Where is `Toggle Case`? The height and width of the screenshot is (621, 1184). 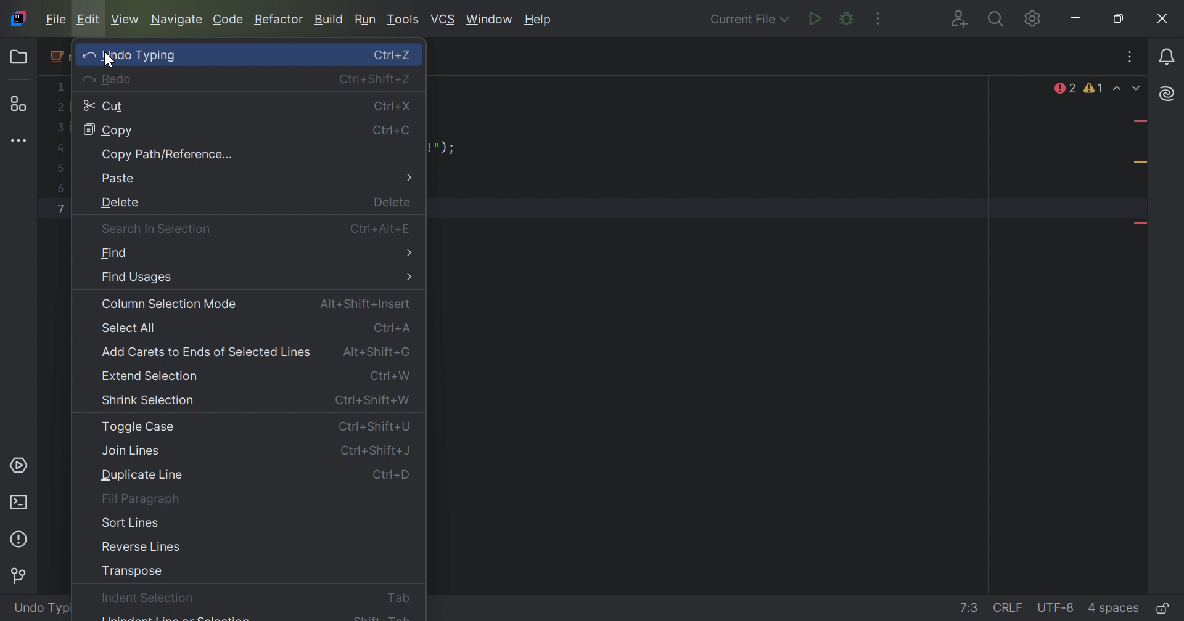
Toggle Case is located at coordinates (139, 426).